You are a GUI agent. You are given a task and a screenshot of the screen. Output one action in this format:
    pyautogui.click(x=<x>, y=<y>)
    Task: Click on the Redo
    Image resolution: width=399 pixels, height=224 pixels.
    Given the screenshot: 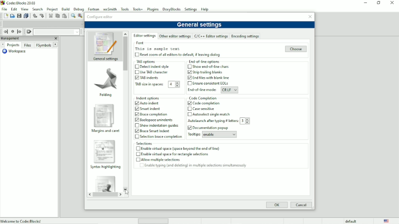 What is the action you would take?
    pyautogui.click(x=43, y=16)
    